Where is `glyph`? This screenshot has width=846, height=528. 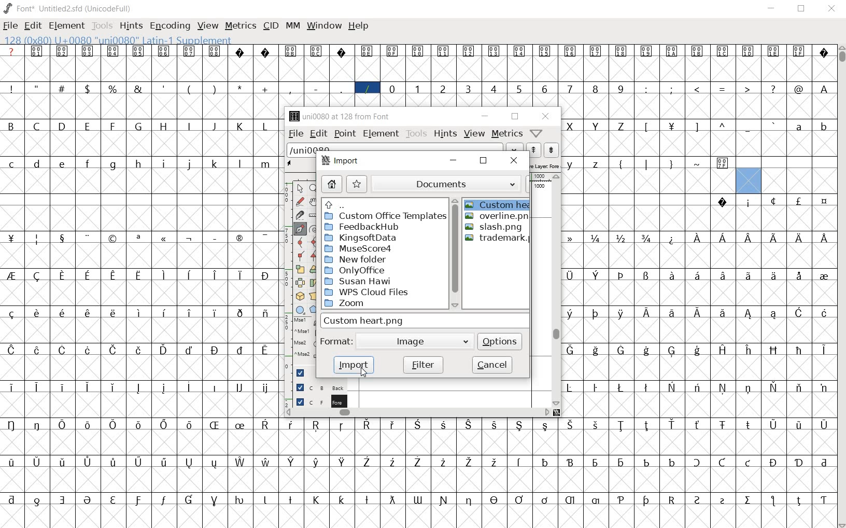
glyph is located at coordinates (571, 165).